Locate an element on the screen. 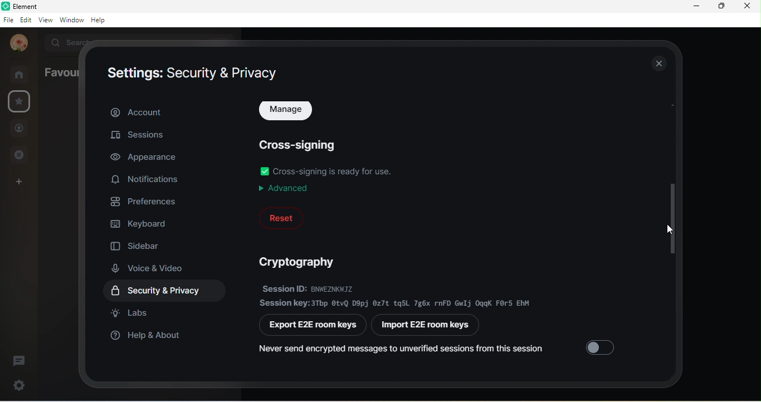  people is located at coordinates (19, 130).